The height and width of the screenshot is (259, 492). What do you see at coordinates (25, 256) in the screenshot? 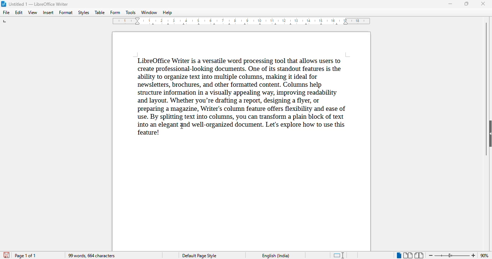
I see `page 1 of 1` at bounding box center [25, 256].